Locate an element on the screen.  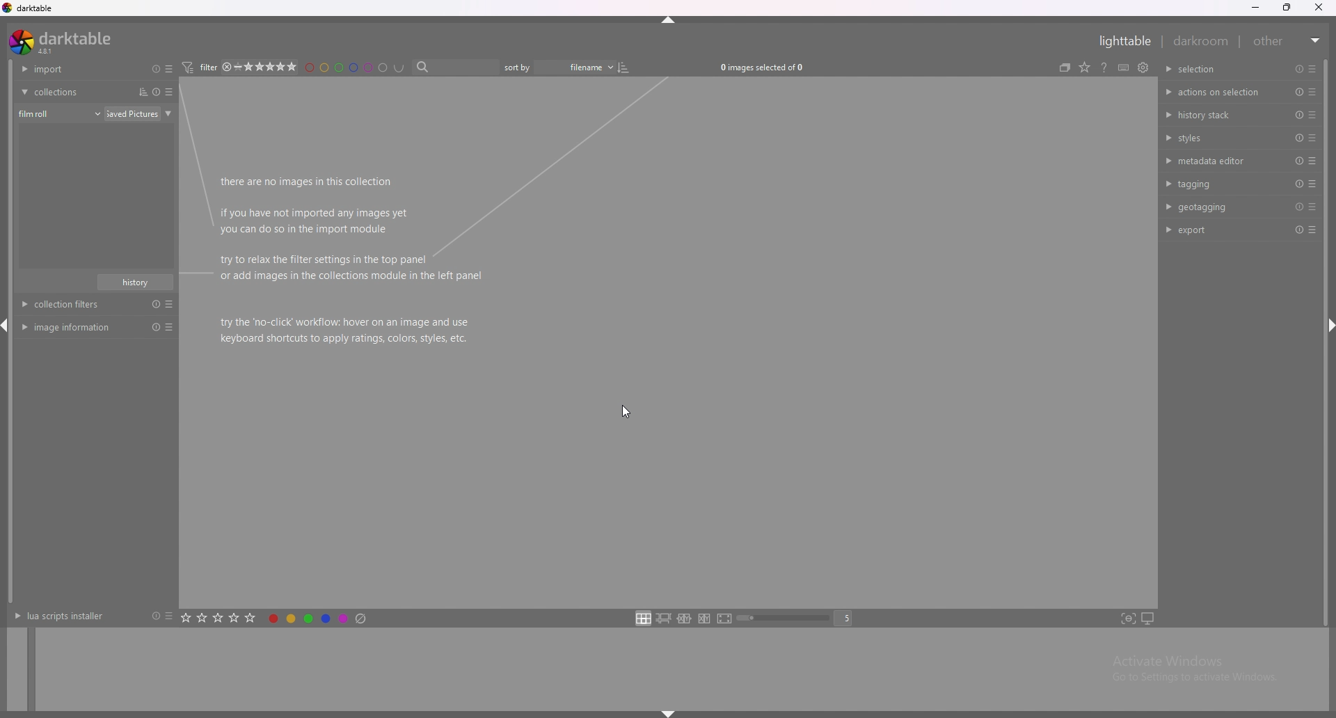
other is located at coordinates (1288, 41).